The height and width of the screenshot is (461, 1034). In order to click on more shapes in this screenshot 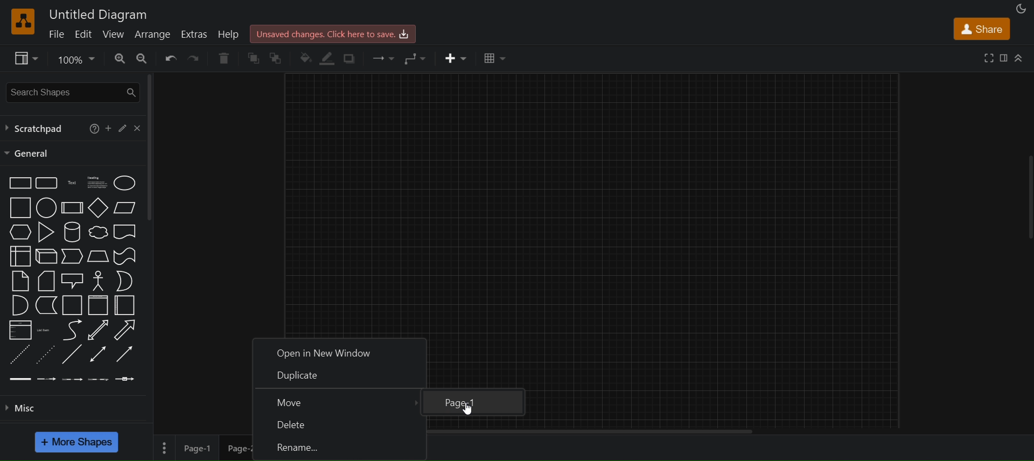, I will do `click(78, 442)`.